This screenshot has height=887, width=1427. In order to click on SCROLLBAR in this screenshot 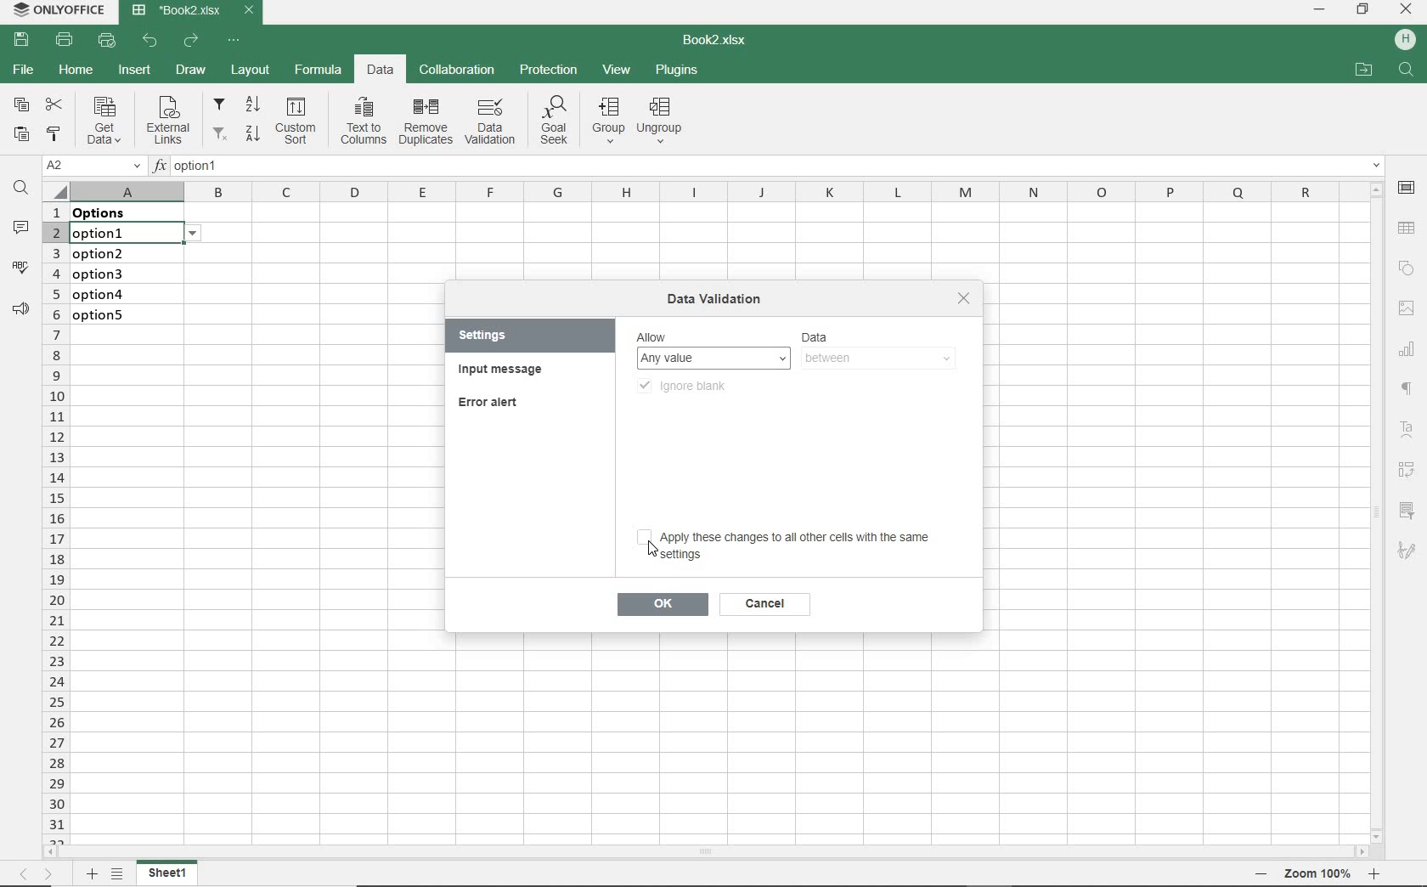, I will do `click(706, 850)`.